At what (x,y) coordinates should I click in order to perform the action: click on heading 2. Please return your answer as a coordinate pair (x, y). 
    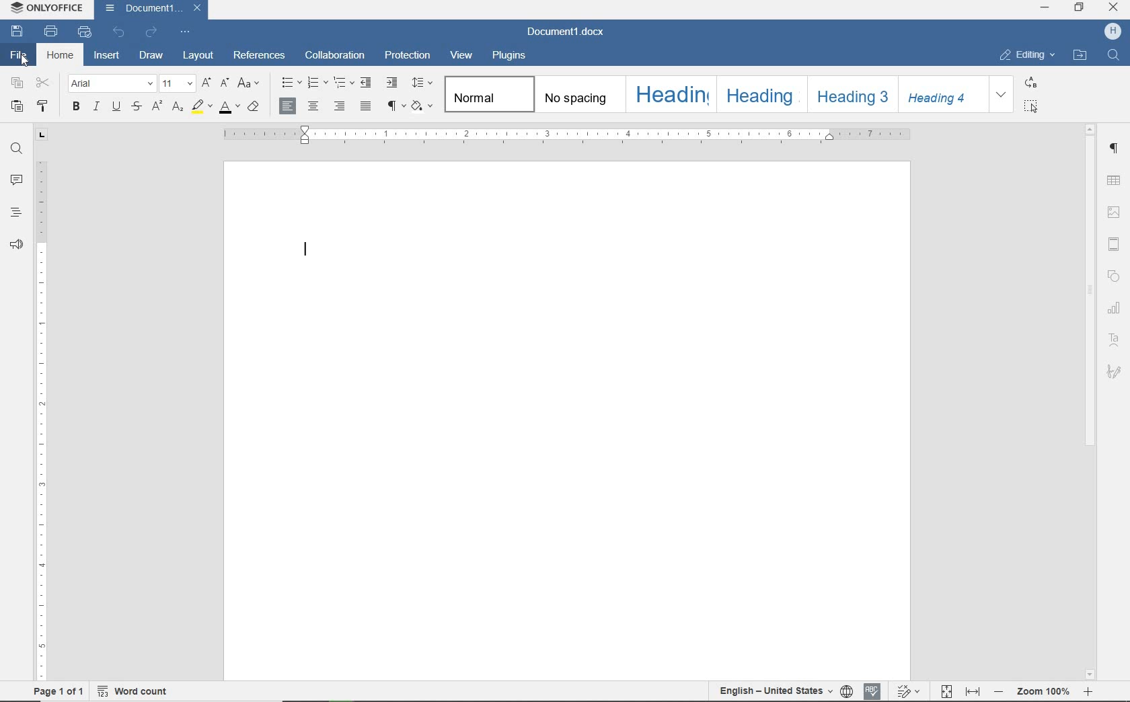
    Looking at the image, I should click on (760, 93).